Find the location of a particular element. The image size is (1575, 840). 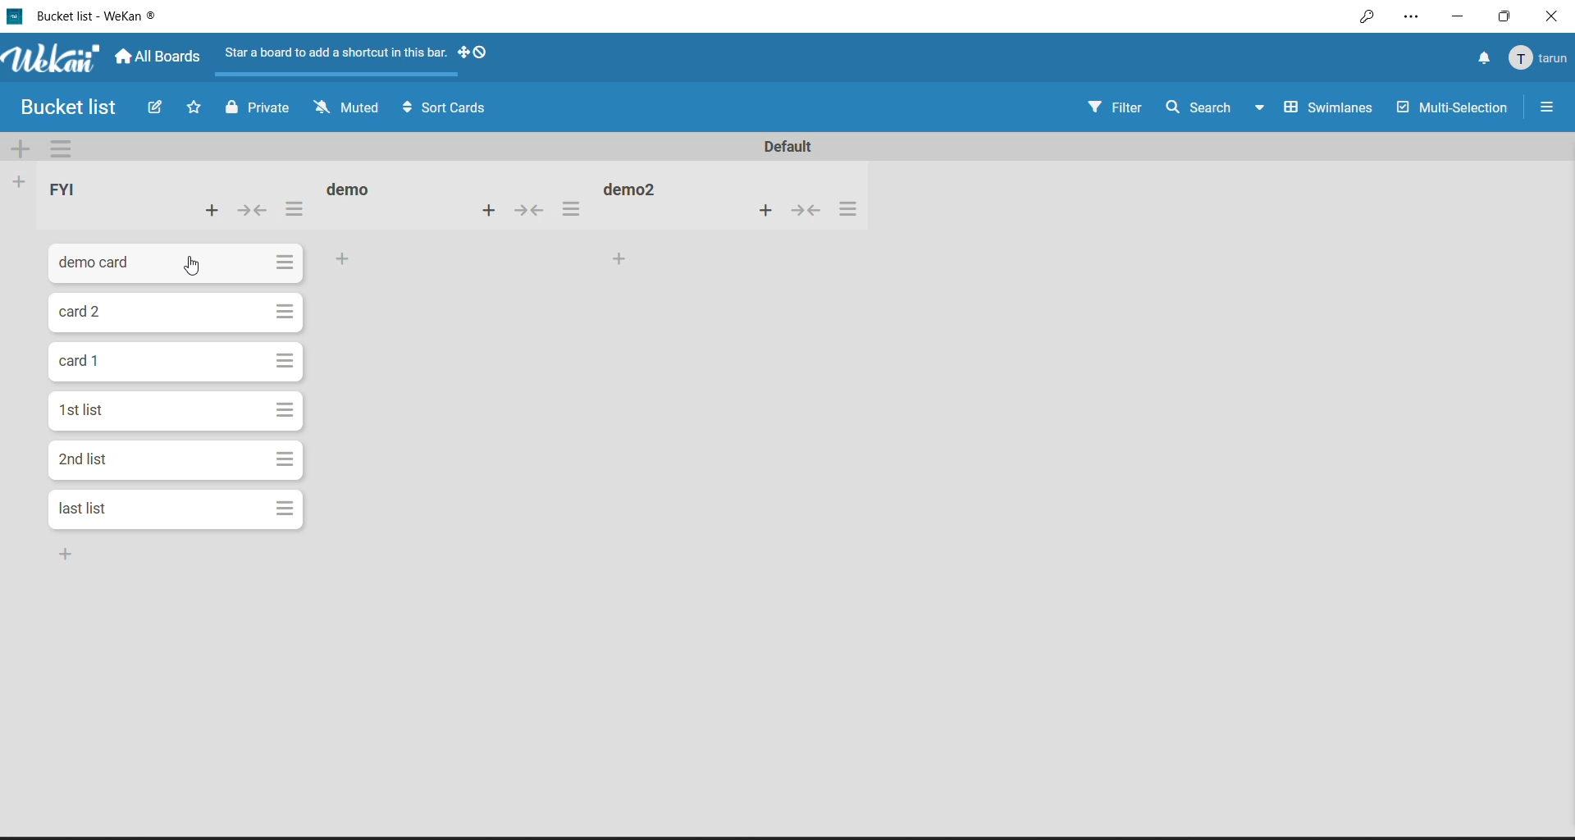

collapse is located at coordinates (530, 210).